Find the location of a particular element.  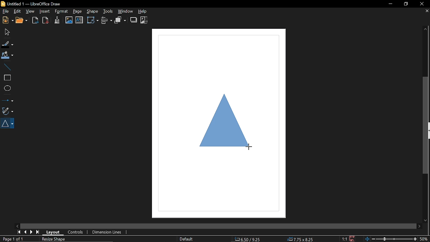

Previous page is located at coordinates (25, 232).